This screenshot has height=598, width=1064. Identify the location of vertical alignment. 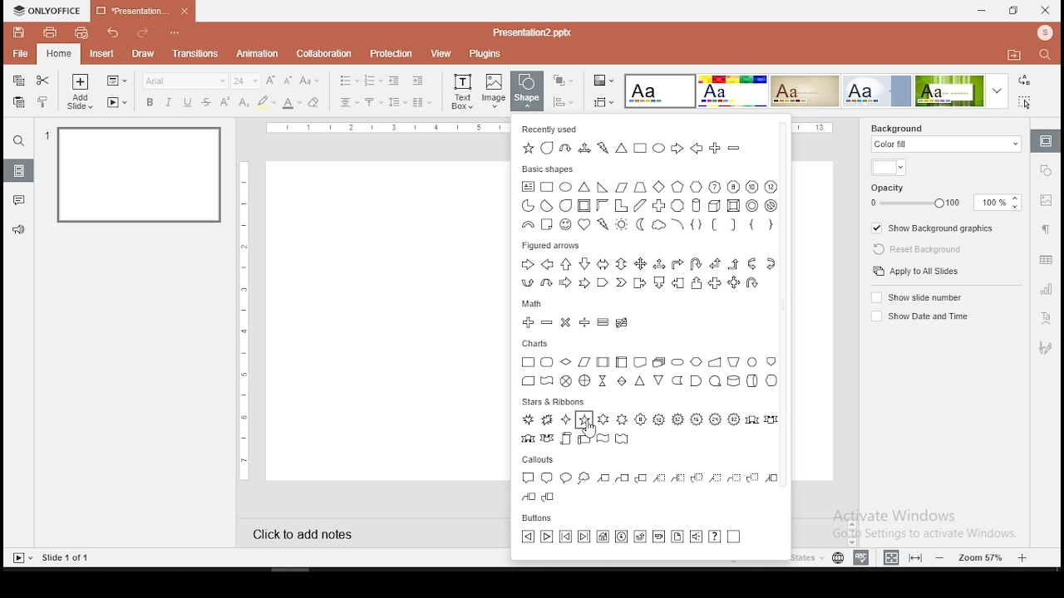
(372, 103).